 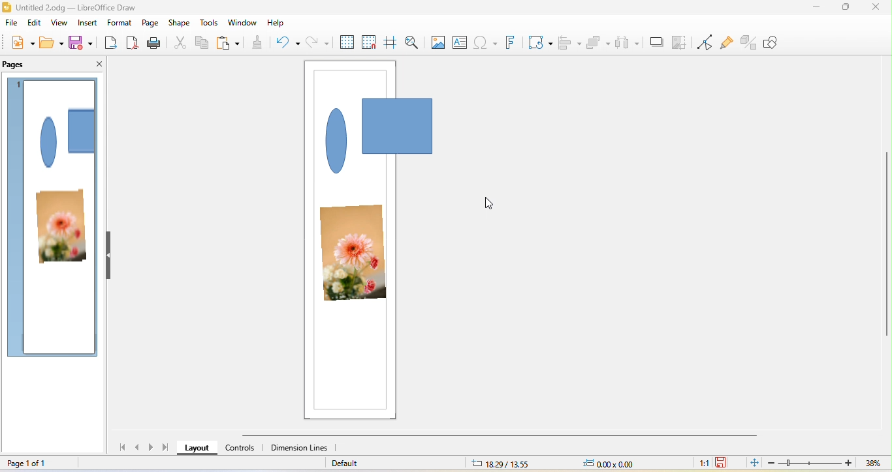 I want to click on image, so click(x=439, y=43).